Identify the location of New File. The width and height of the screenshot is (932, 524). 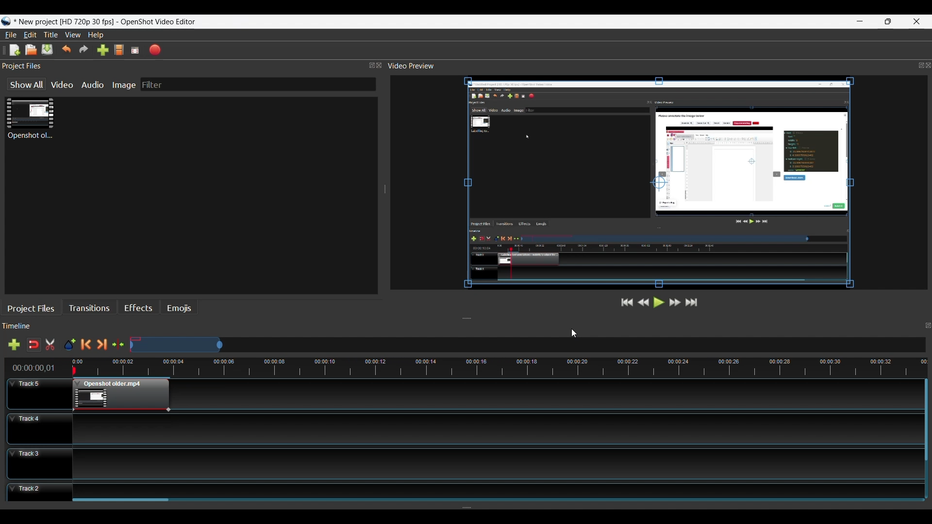
(12, 50).